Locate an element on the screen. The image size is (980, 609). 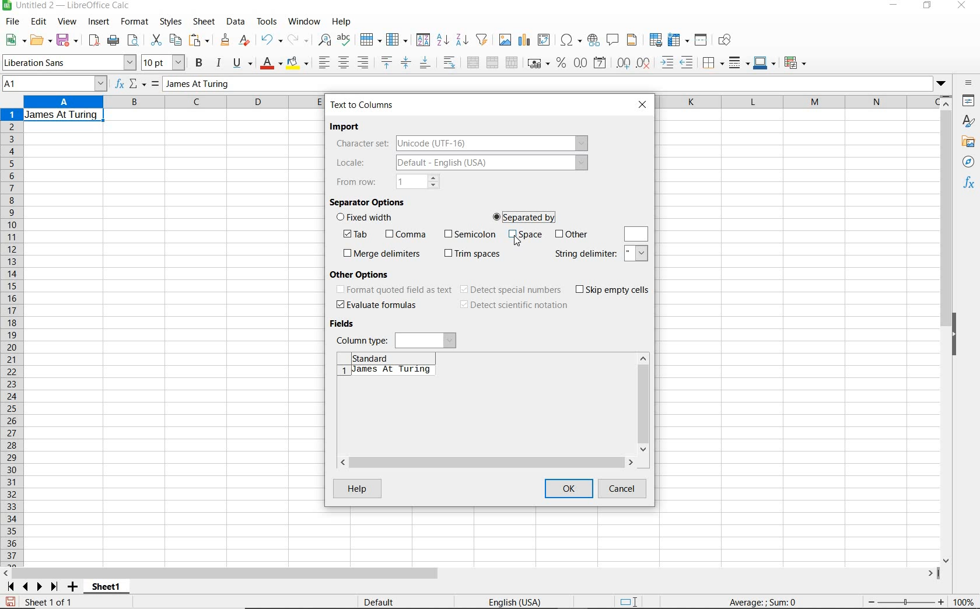
align bottom is located at coordinates (425, 62).